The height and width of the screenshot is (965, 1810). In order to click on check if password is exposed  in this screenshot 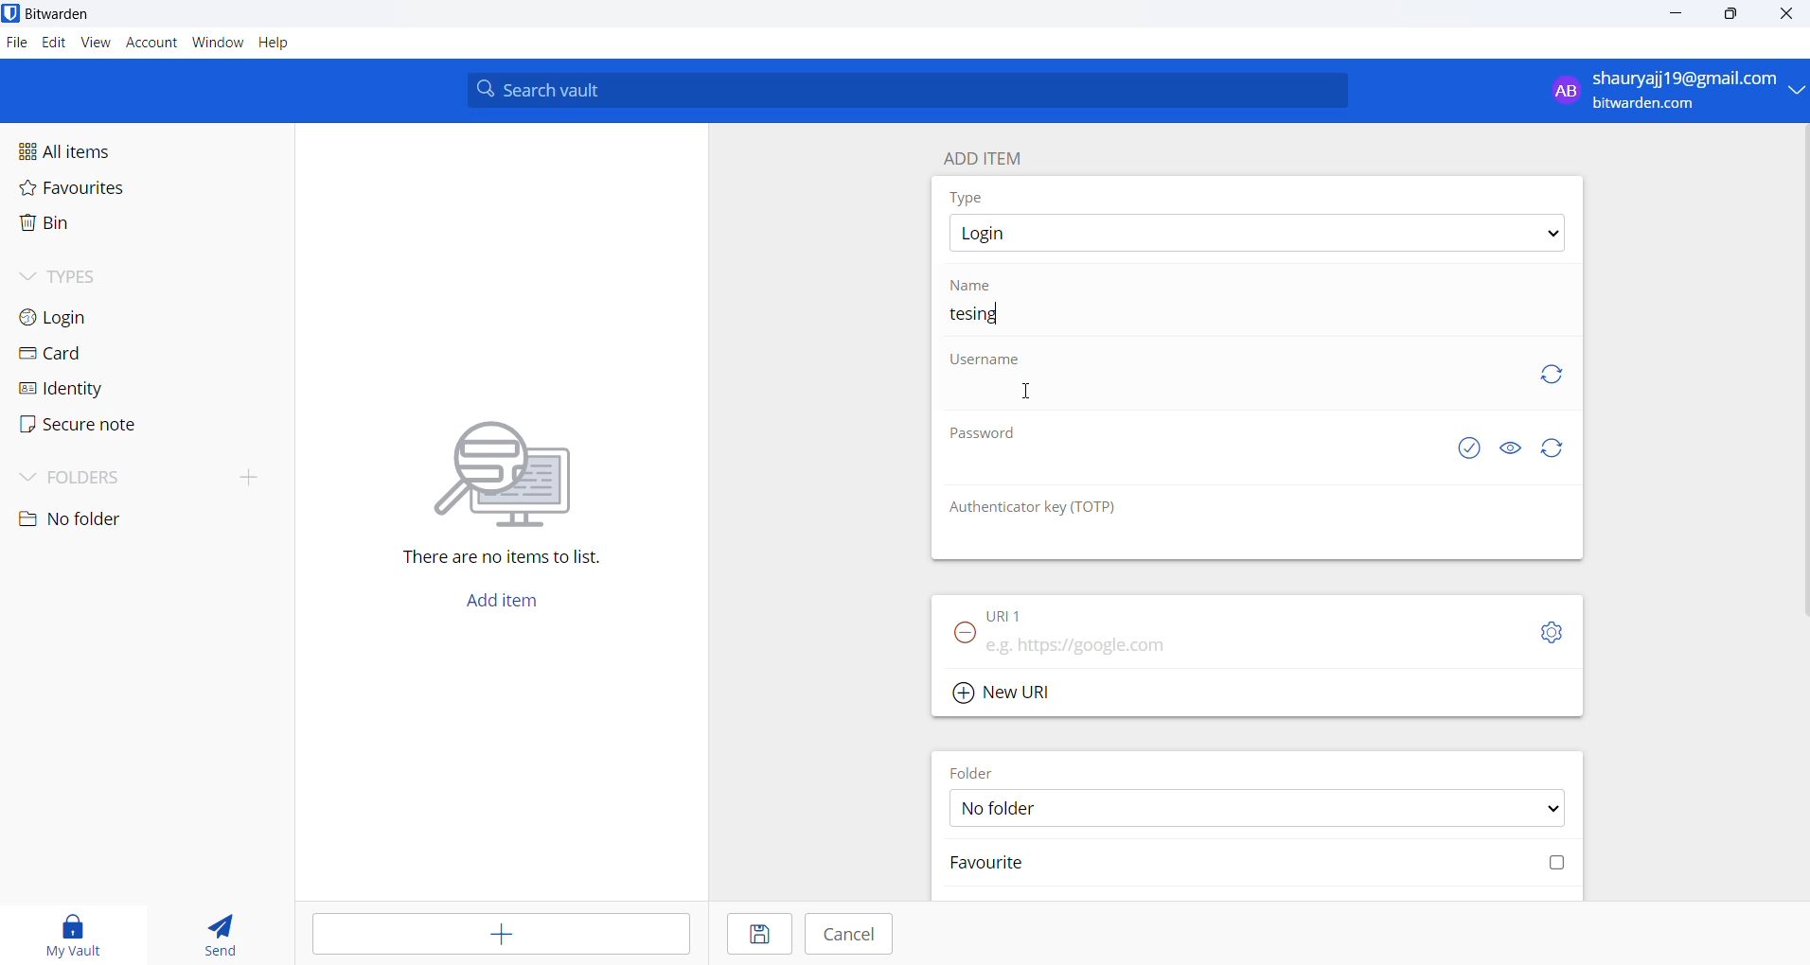, I will do `click(1469, 448)`.